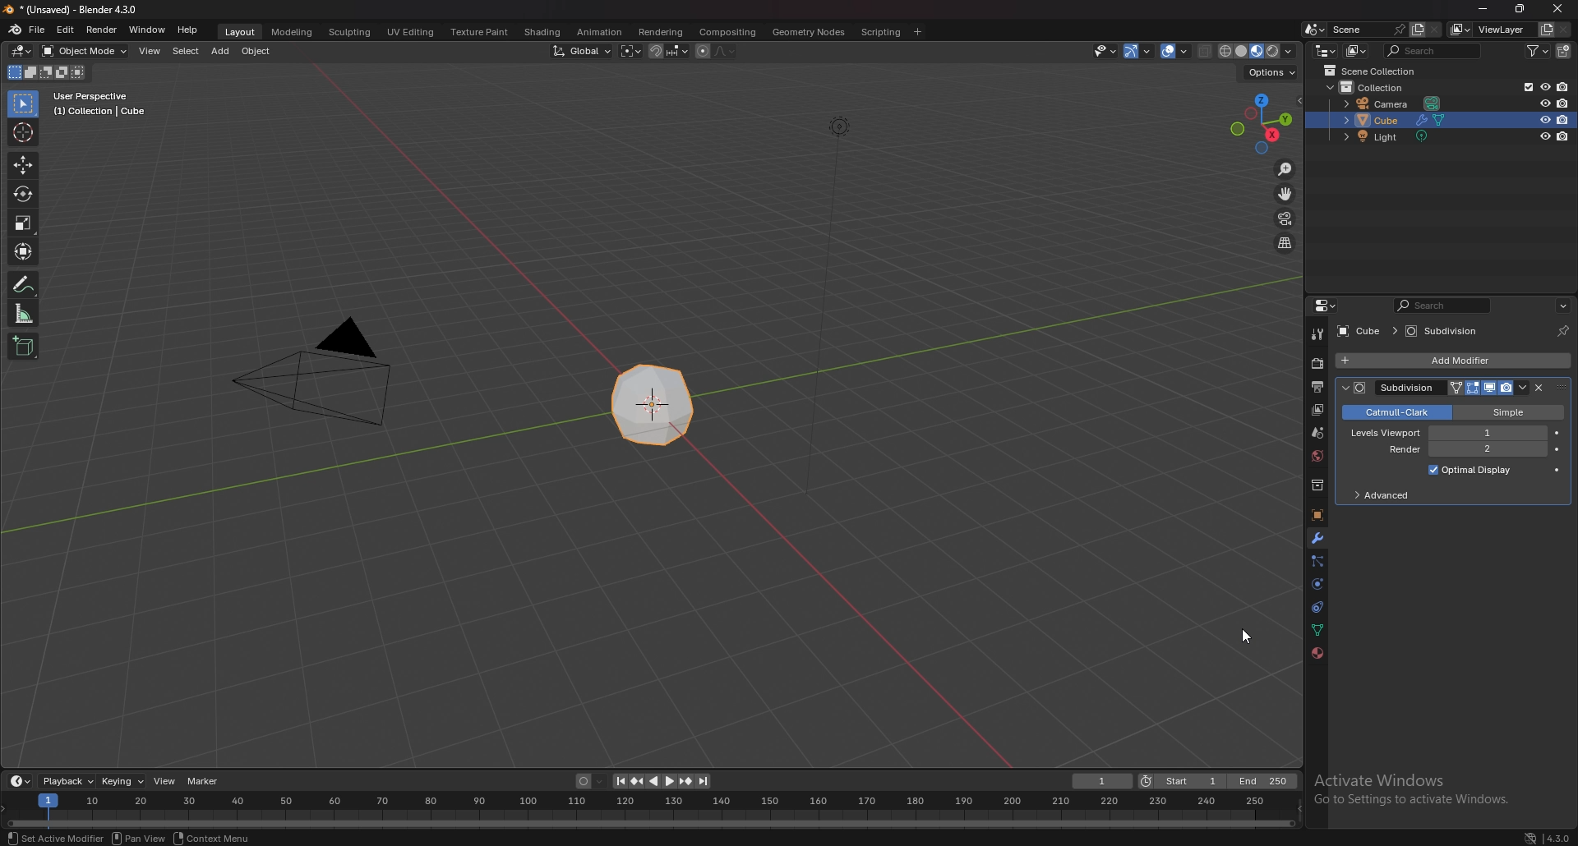  I want to click on data, so click(1316, 630).